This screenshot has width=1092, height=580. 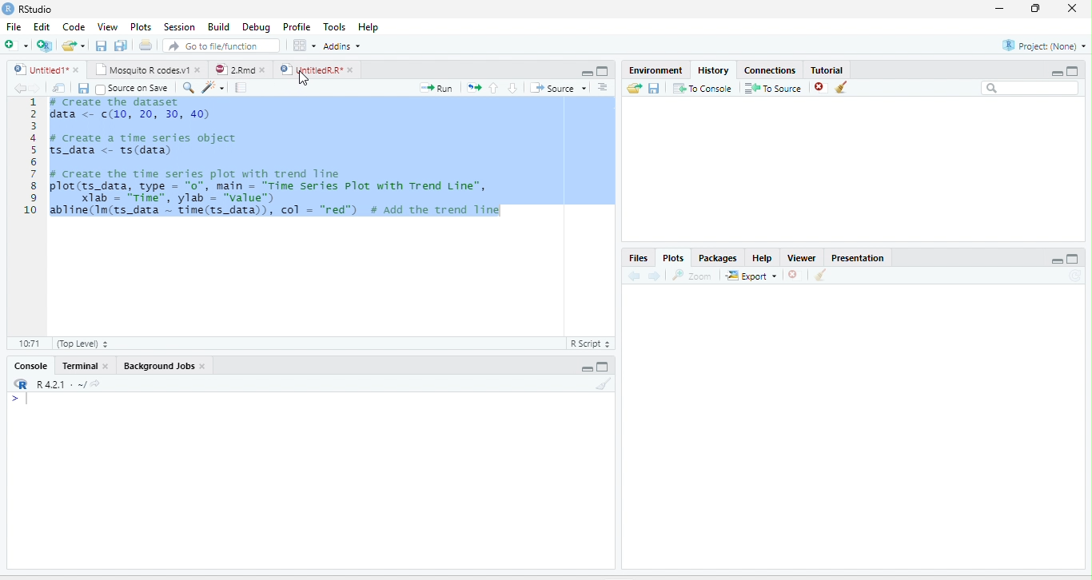 What do you see at coordinates (604, 71) in the screenshot?
I see `Maximize` at bounding box center [604, 71].